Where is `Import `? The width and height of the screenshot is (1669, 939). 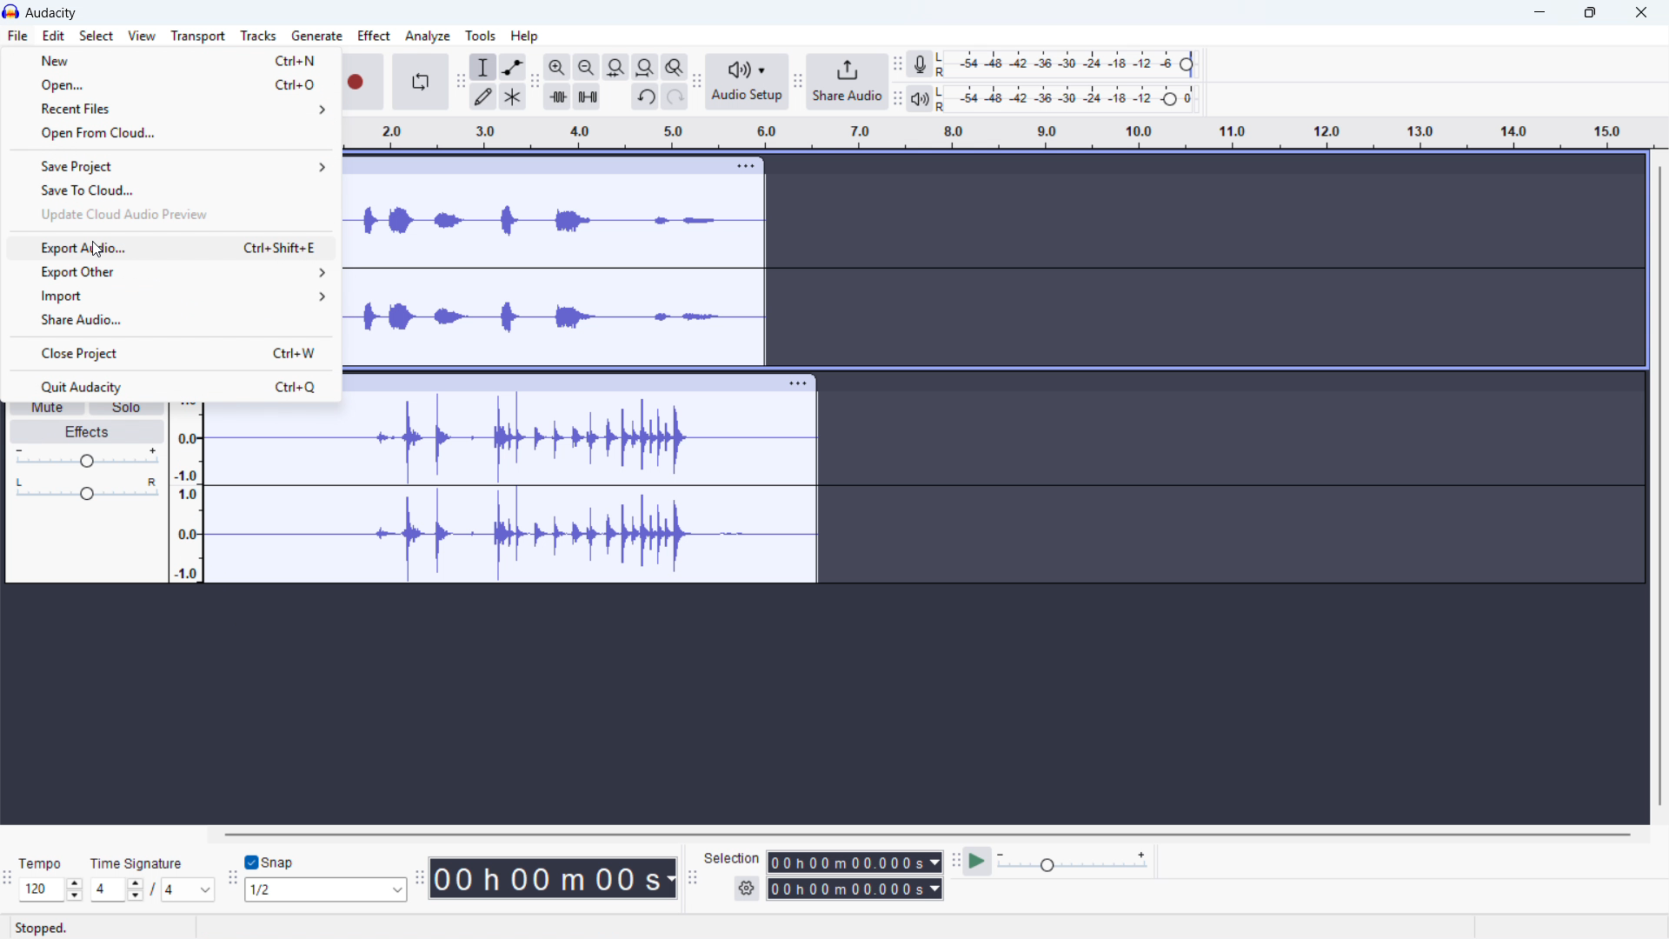 Import  is located at coordinates (171, 295).